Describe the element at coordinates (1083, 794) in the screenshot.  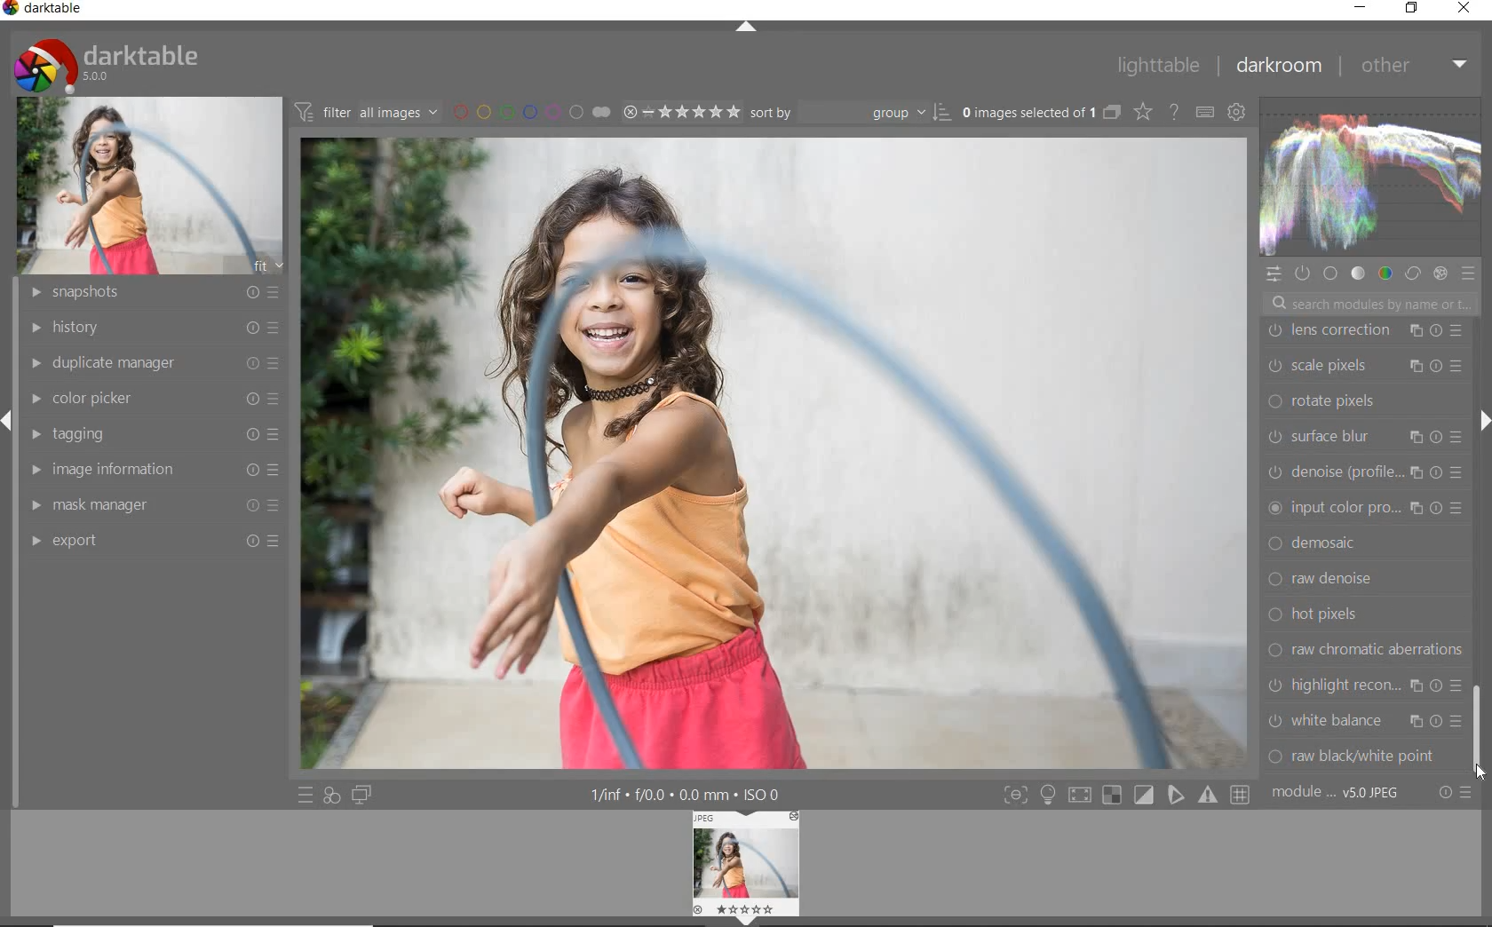
I see `toggle mode ` at that location.